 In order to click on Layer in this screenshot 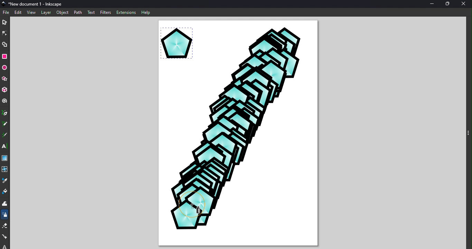, I will do `click(46, 12)`.